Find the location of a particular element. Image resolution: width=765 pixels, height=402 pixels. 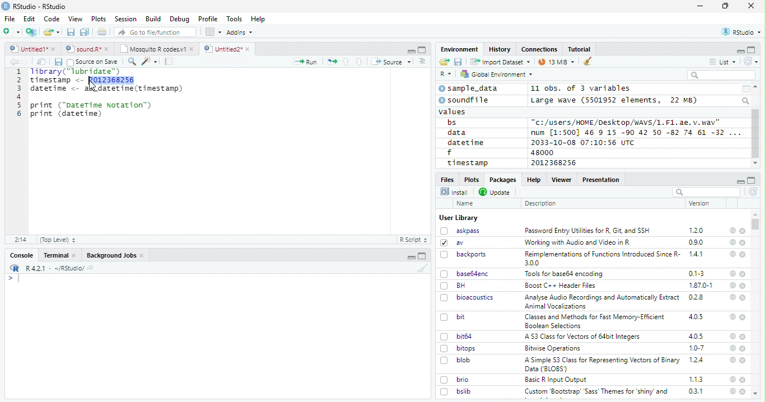

Debug is located at coordinates (180, 19).